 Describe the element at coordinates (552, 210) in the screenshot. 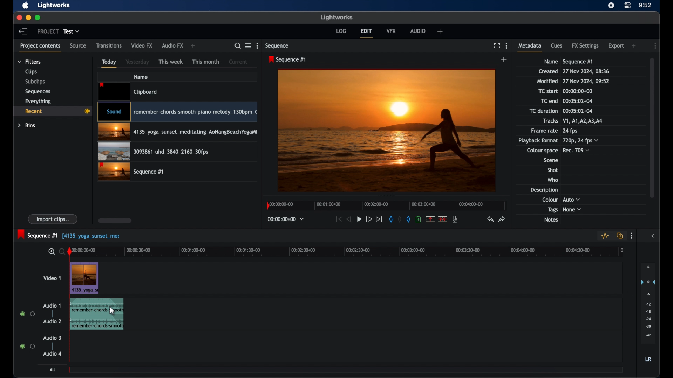

I see `tags` at that location.